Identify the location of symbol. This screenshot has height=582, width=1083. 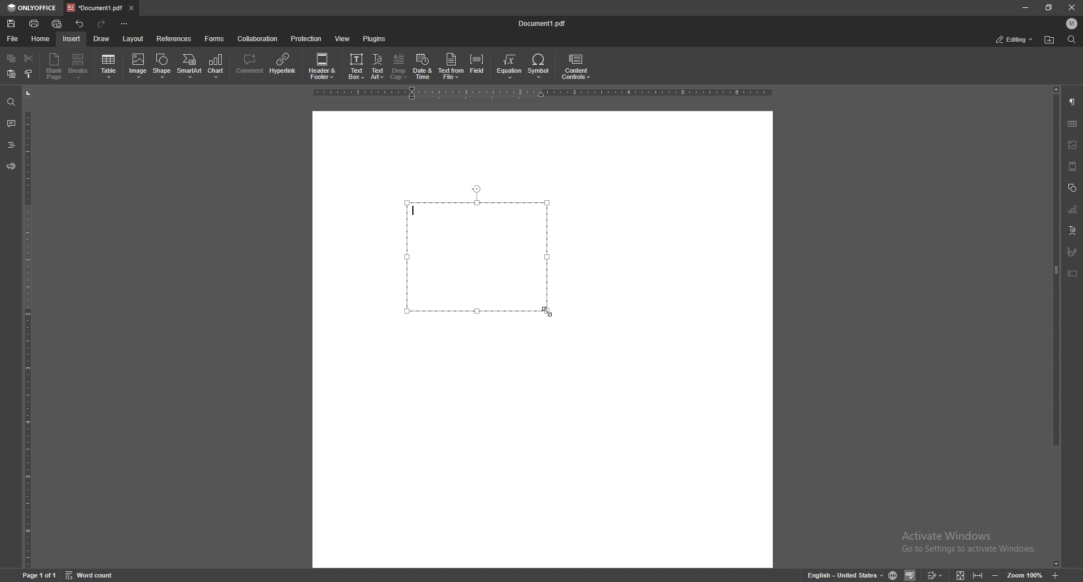
(540, 67).